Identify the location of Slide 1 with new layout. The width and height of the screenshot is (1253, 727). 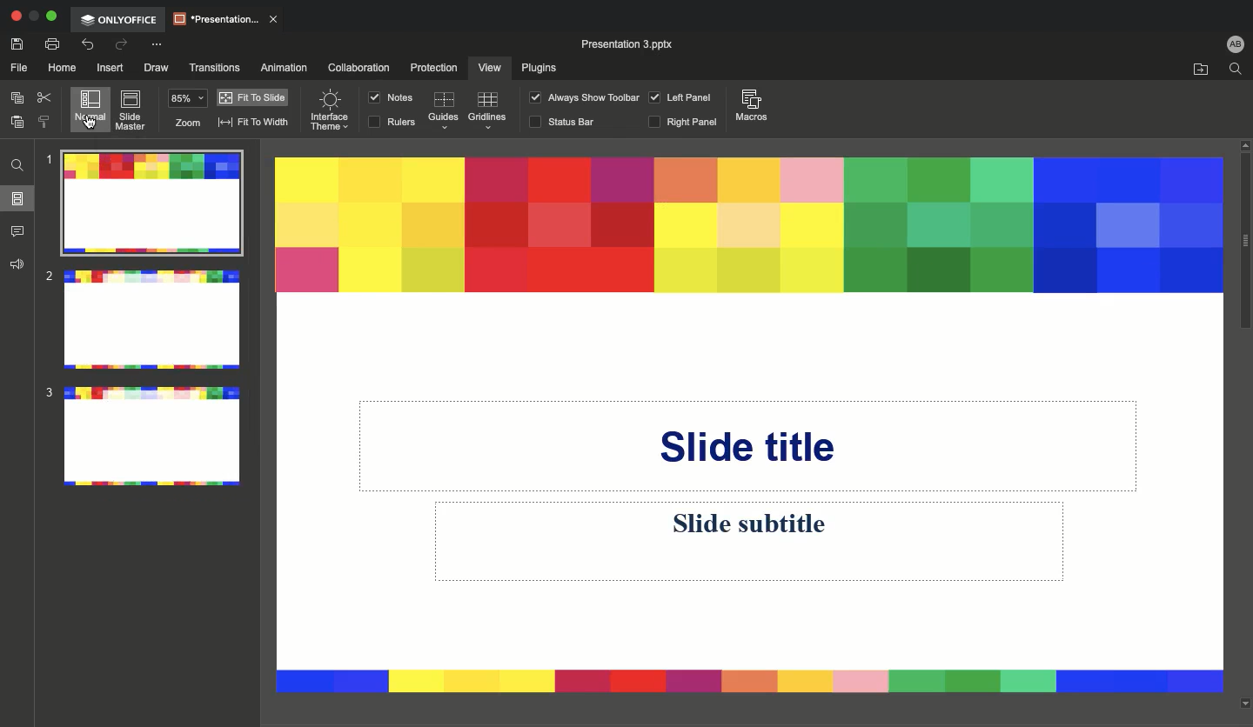
(148, 202).